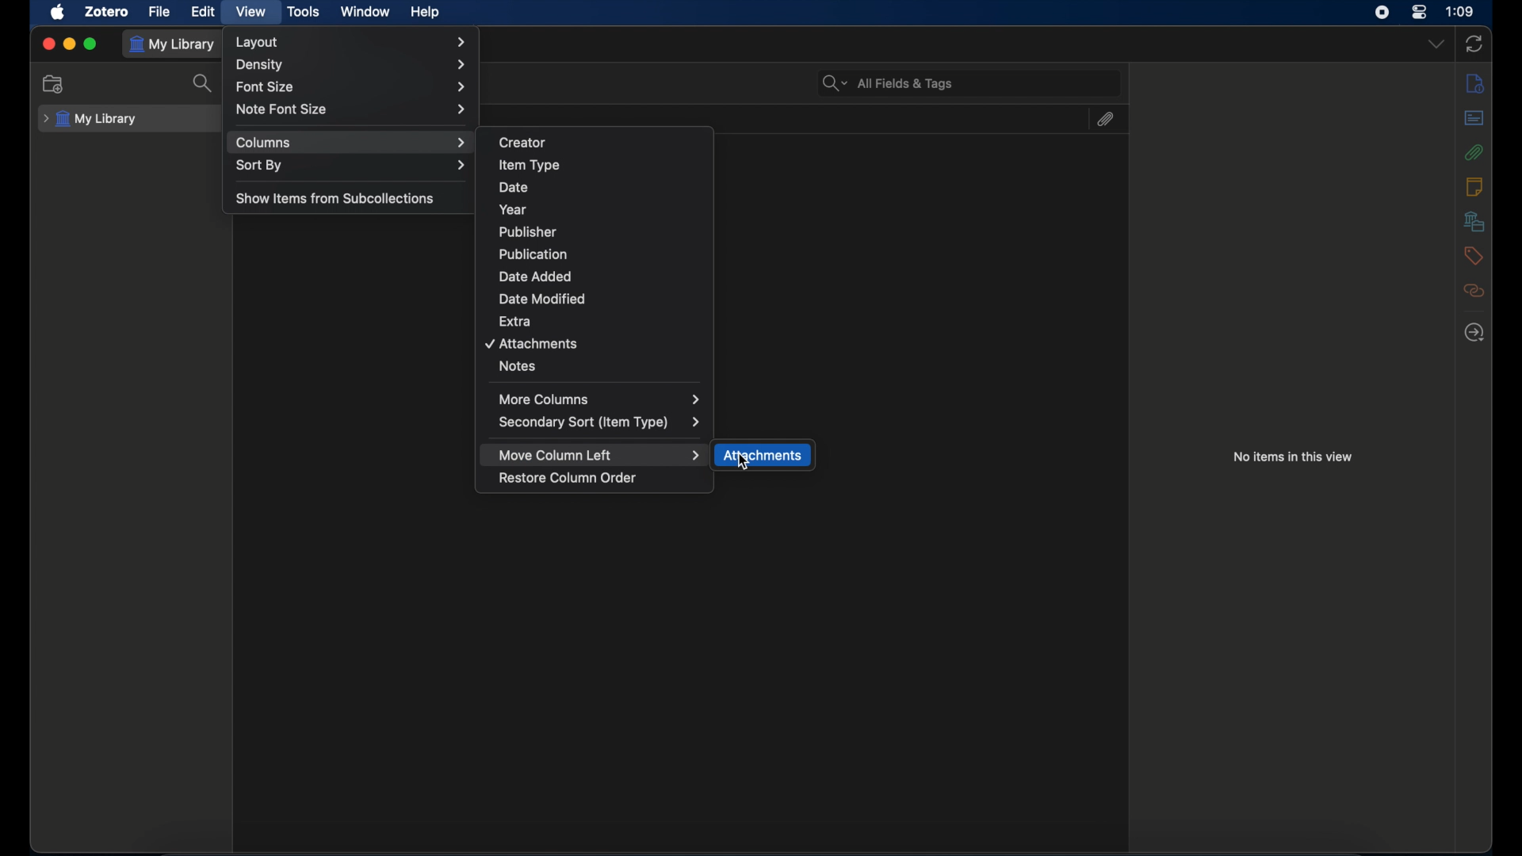 Image resolution: width=1522 pixels, height=856 pixels. I want to click on item type, so click(530, 165).